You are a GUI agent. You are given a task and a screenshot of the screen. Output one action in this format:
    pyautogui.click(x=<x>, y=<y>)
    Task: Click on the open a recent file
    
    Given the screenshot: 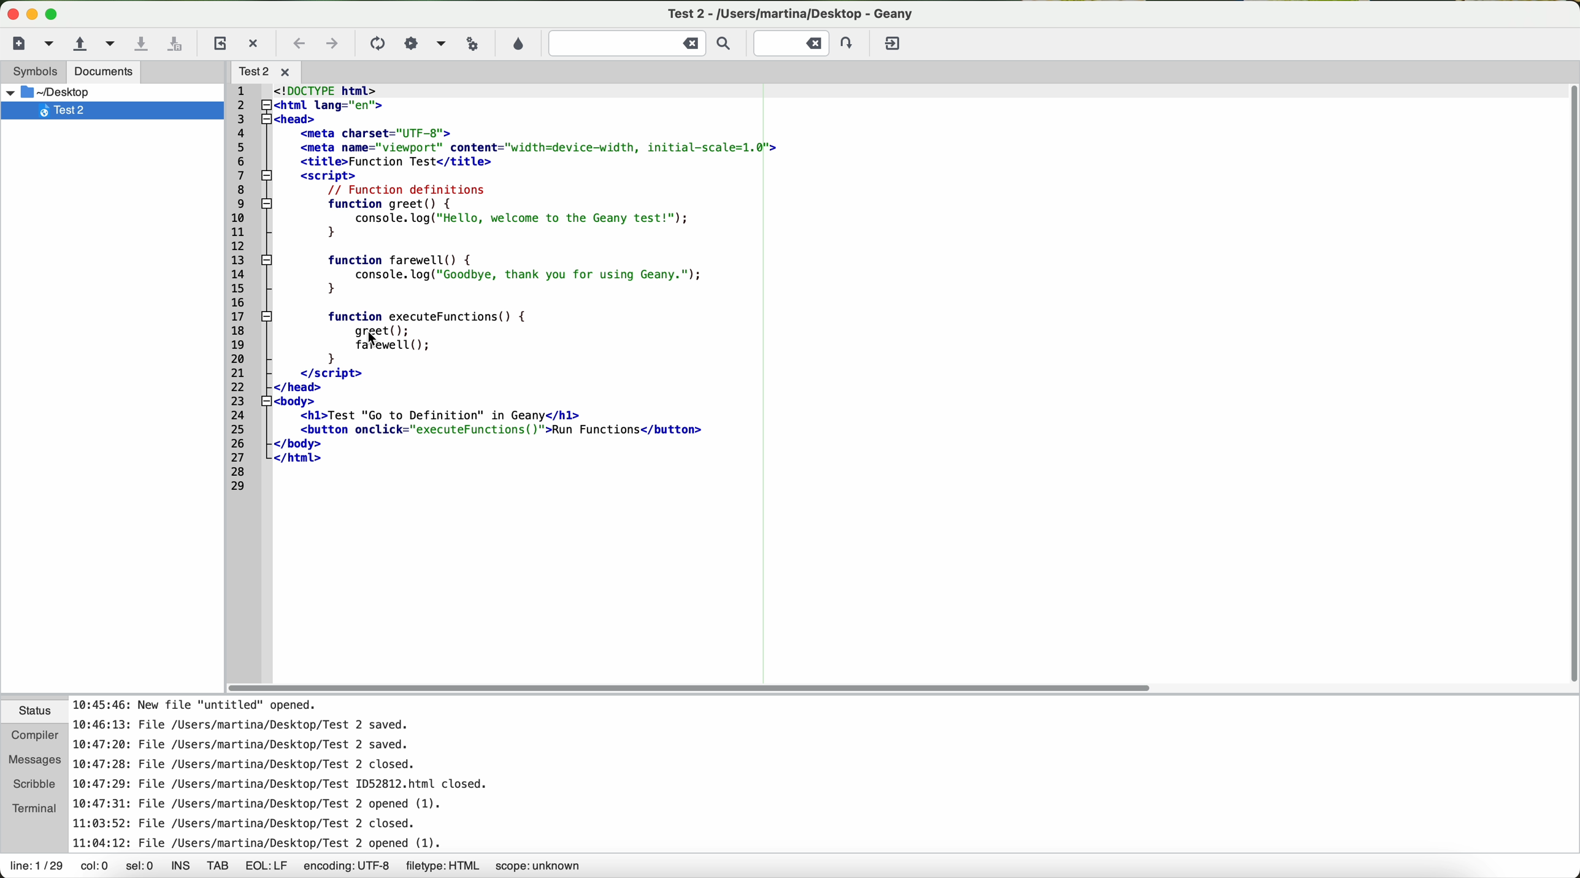 What is the action you would take?
    pyautogui.click(x=112, y=45)
    